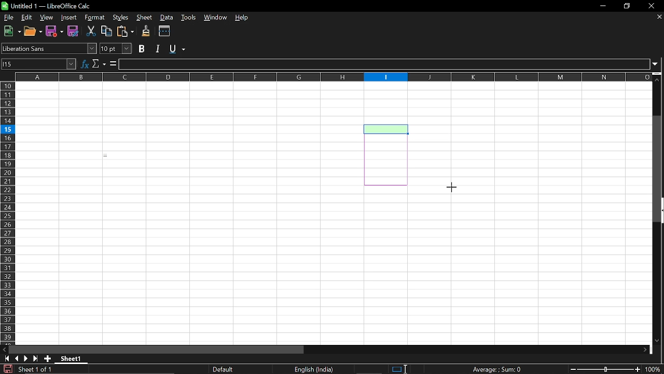 This screenshot has height=374, width=664. Describe the element at coordinates (506, 265) in the screenshot. I see `Fillable cells` at that location.